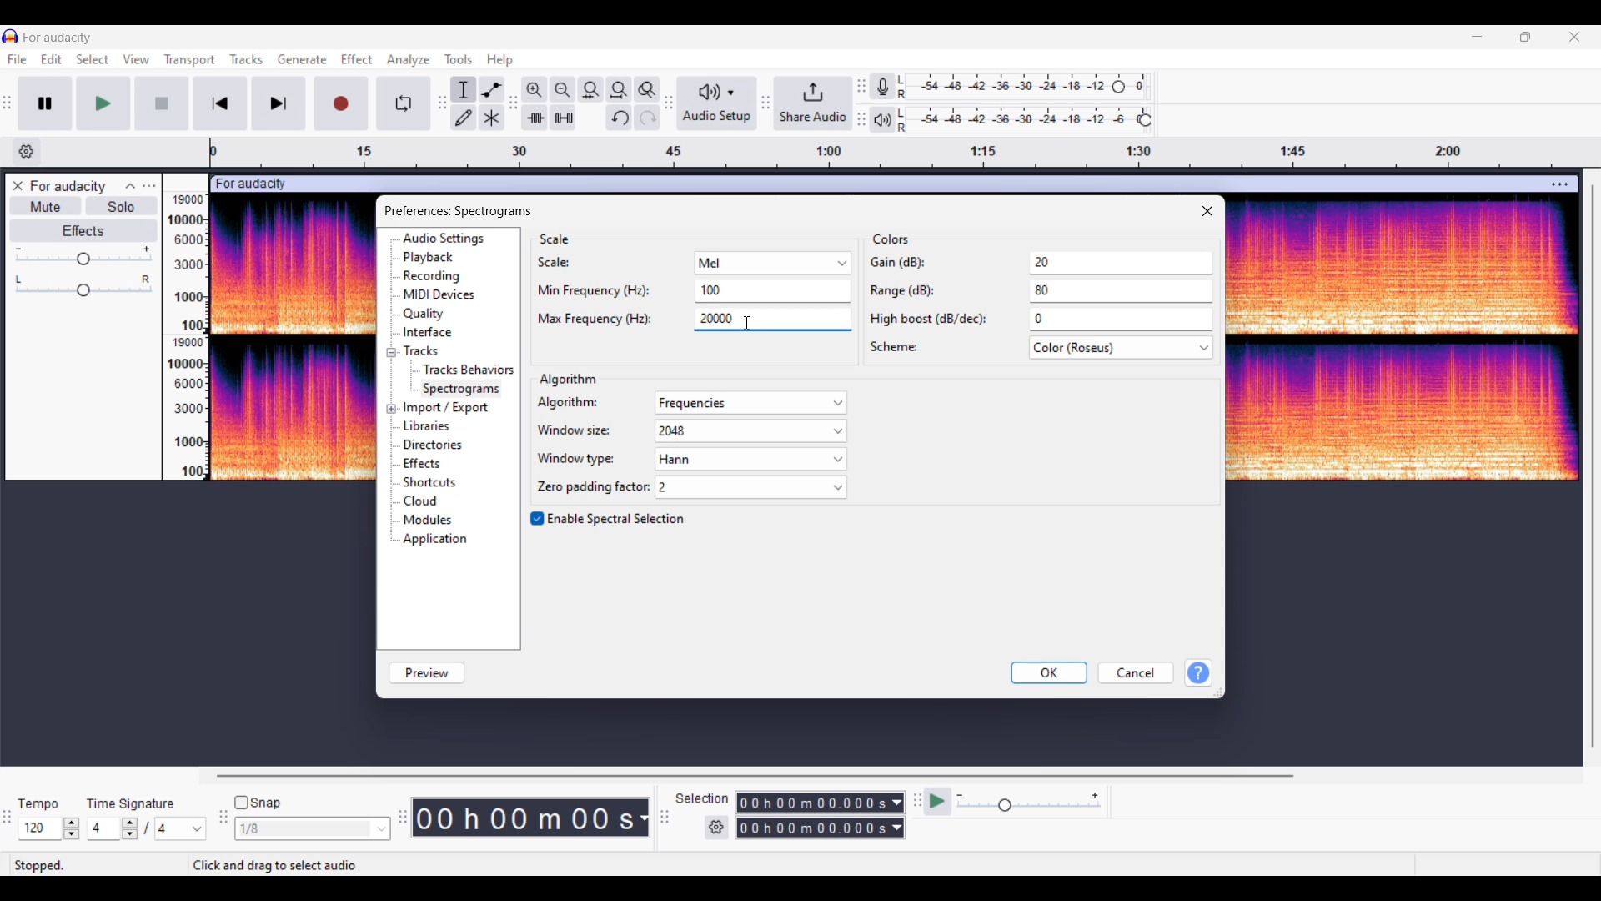 This screenshot has width=1601, height=901. Describe the element at coordinates (647, 90) in the screenshot. I see `Zoom toggle` at that location.